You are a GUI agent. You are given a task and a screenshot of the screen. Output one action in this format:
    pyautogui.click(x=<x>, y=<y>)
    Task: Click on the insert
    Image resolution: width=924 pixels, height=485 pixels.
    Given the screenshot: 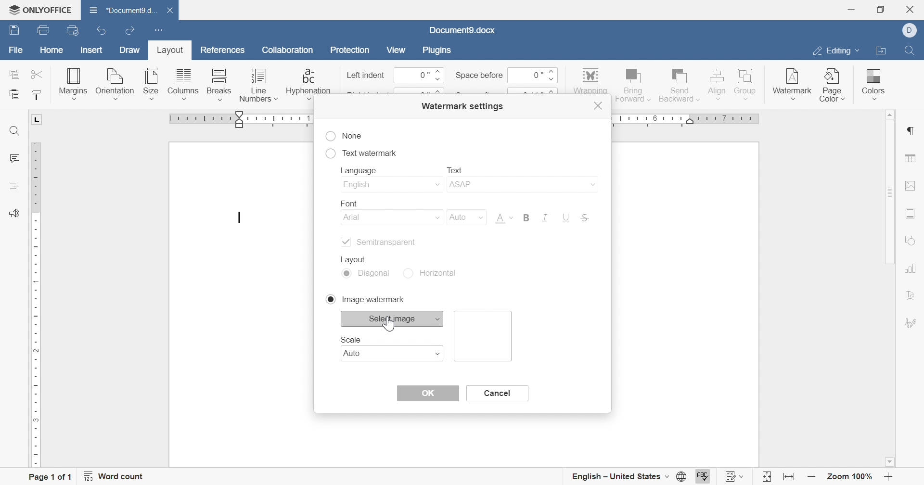 What is the action you would take?
    pyautogui.click(x=90, y=51)
    